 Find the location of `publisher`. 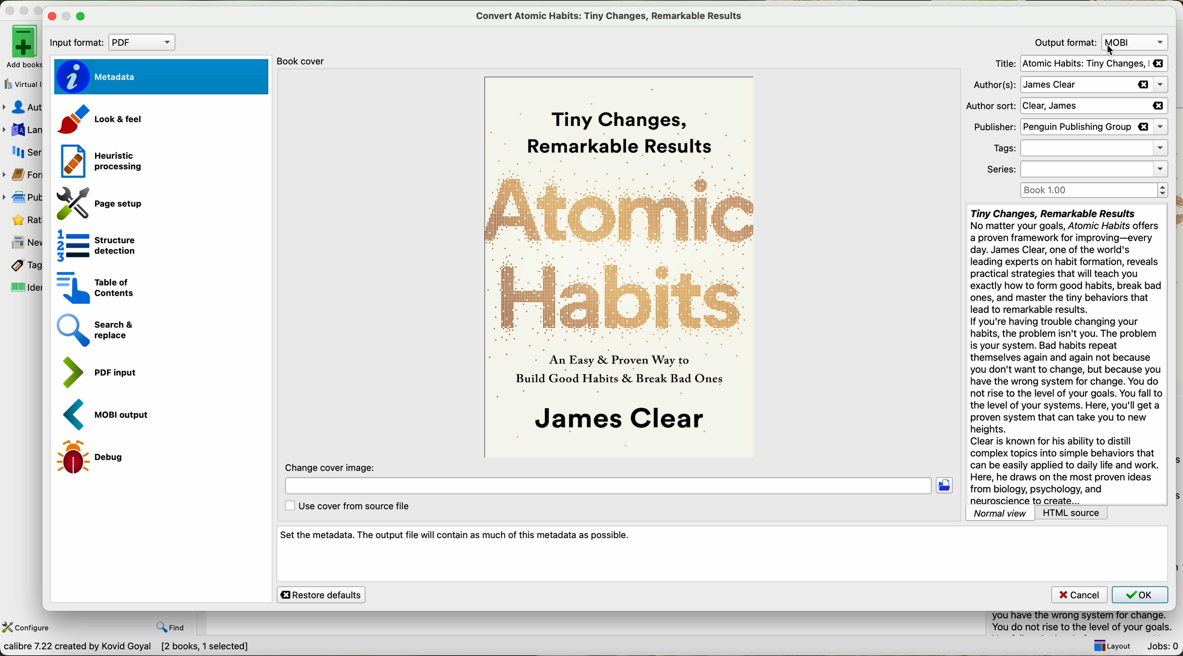

publisher is located at coordinates (1069, 128).